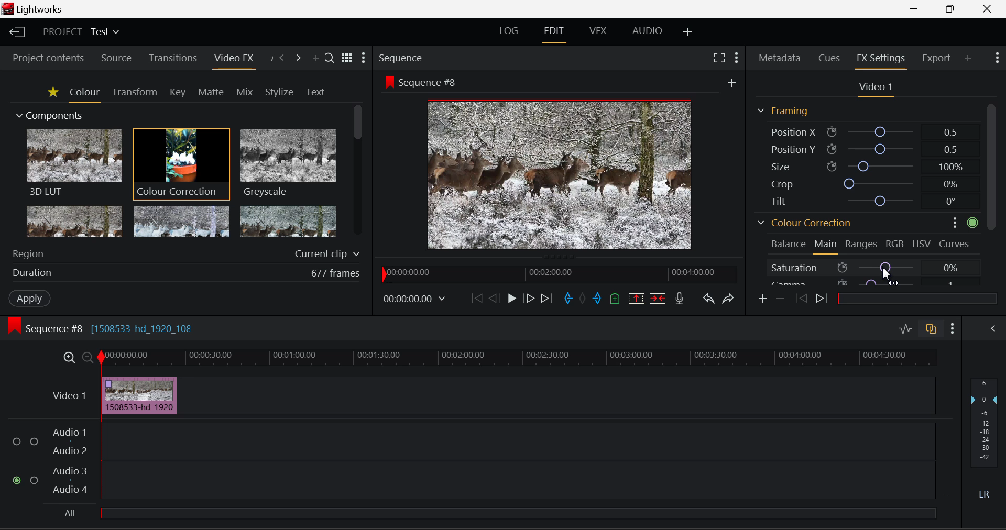 This screenshot has width=1006, height=530. What do you see at coordinates (952, 9) in the screenshot?
I see `Minimize` at bounding box center [952, 9].